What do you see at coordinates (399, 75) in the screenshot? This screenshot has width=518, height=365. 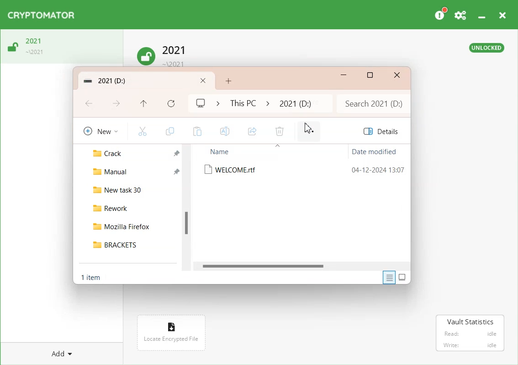 I see `Close` at bounding box center [399, 75].